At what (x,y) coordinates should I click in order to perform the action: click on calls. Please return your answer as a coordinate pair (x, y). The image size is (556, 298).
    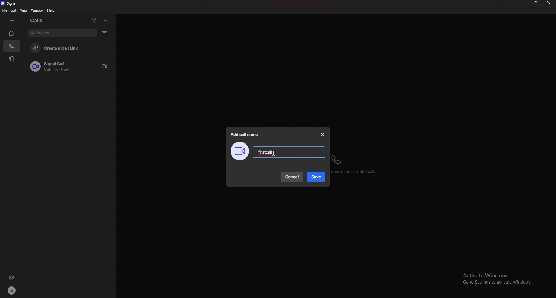
    Looking at the image, I should click on (39, 20).